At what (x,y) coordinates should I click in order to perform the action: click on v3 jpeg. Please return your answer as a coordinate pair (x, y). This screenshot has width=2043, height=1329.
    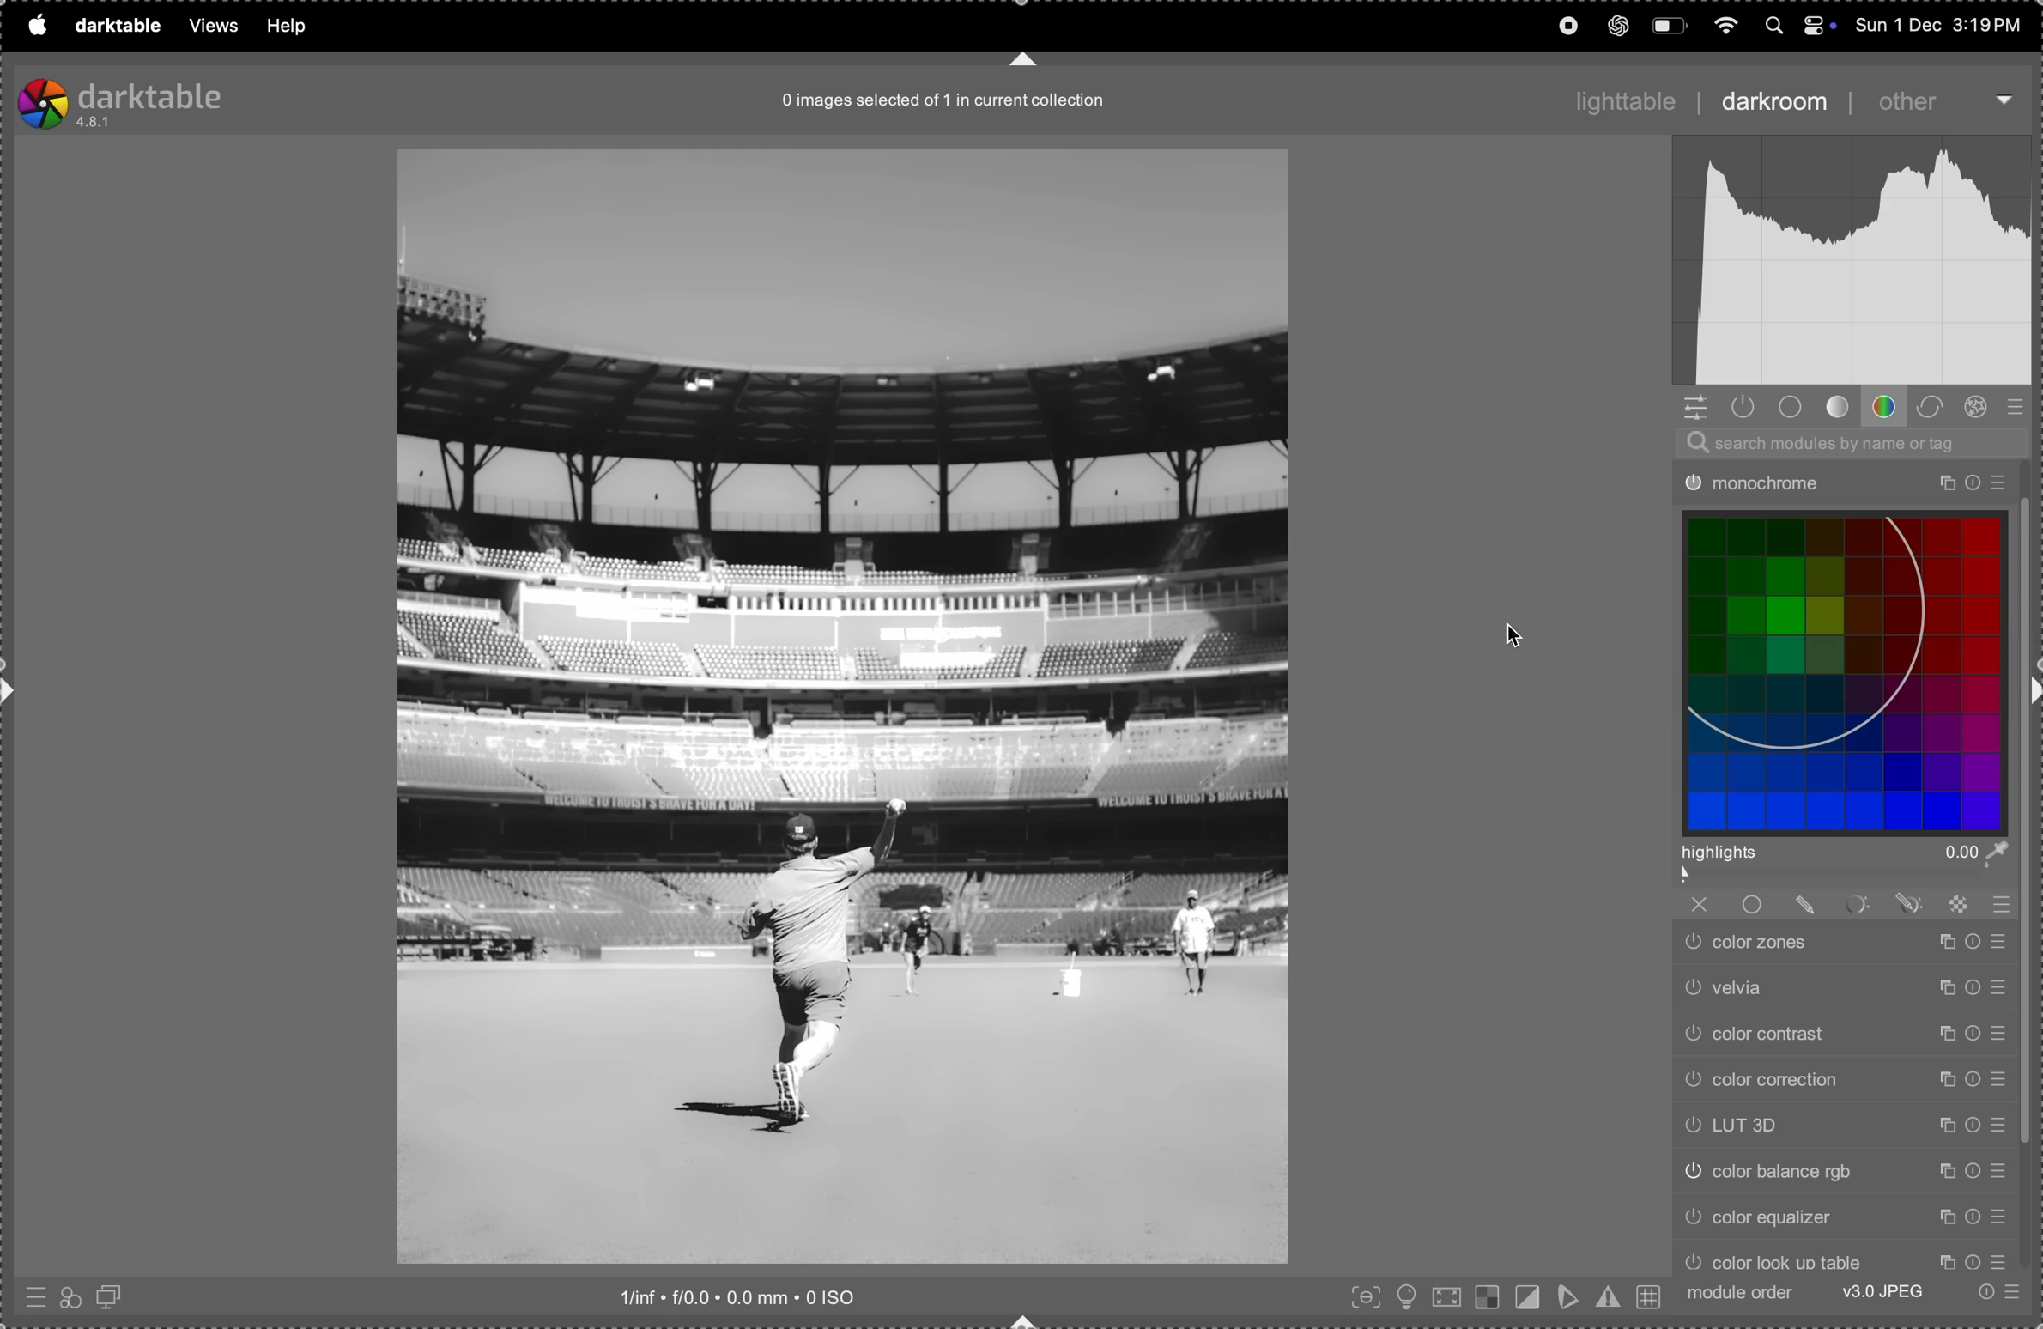
    Looking at the image, I should click on (1880, 1291).